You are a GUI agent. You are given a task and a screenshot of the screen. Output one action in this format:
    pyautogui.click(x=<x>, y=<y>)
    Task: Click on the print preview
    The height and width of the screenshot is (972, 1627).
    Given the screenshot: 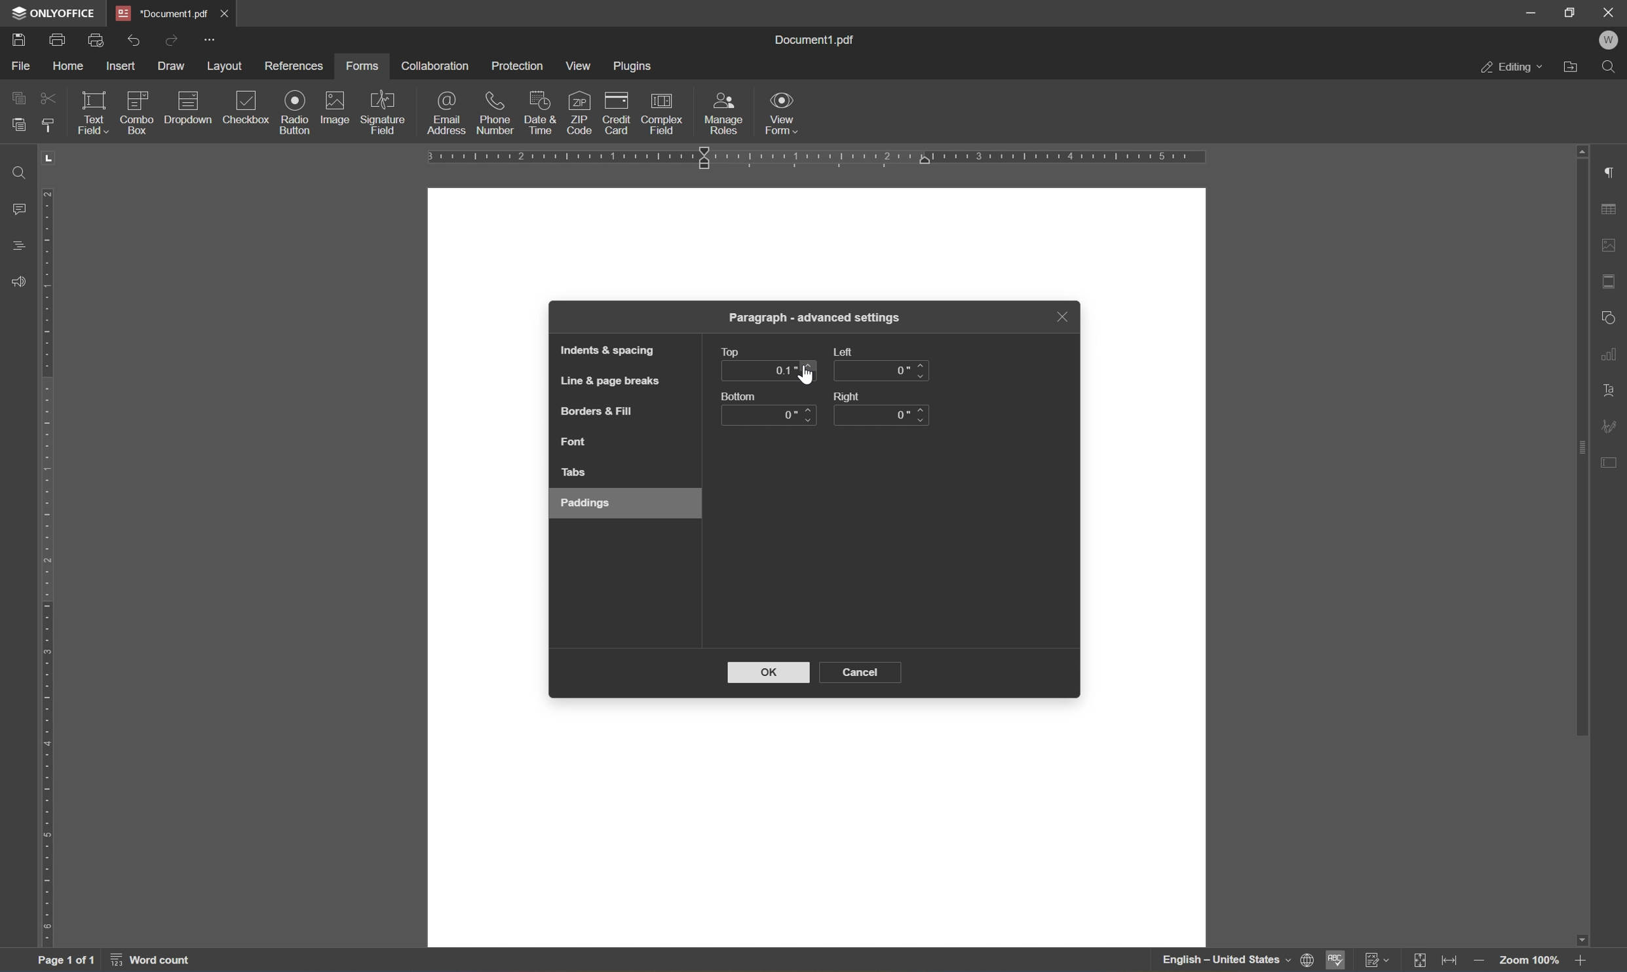 What is the action you would take?
    pyautogui.click(x=98, y=38)
    